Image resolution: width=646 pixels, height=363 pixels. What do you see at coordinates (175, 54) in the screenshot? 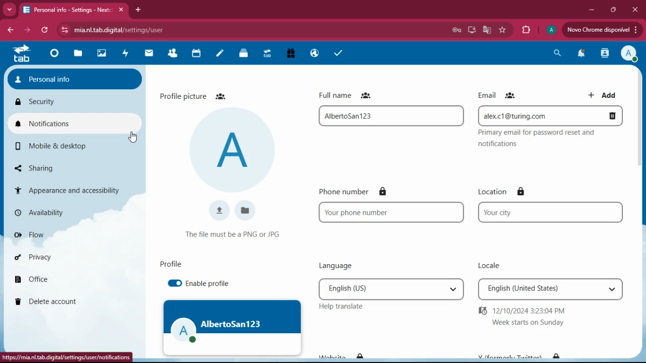
I see `friends` at bounding box center [175, 54].